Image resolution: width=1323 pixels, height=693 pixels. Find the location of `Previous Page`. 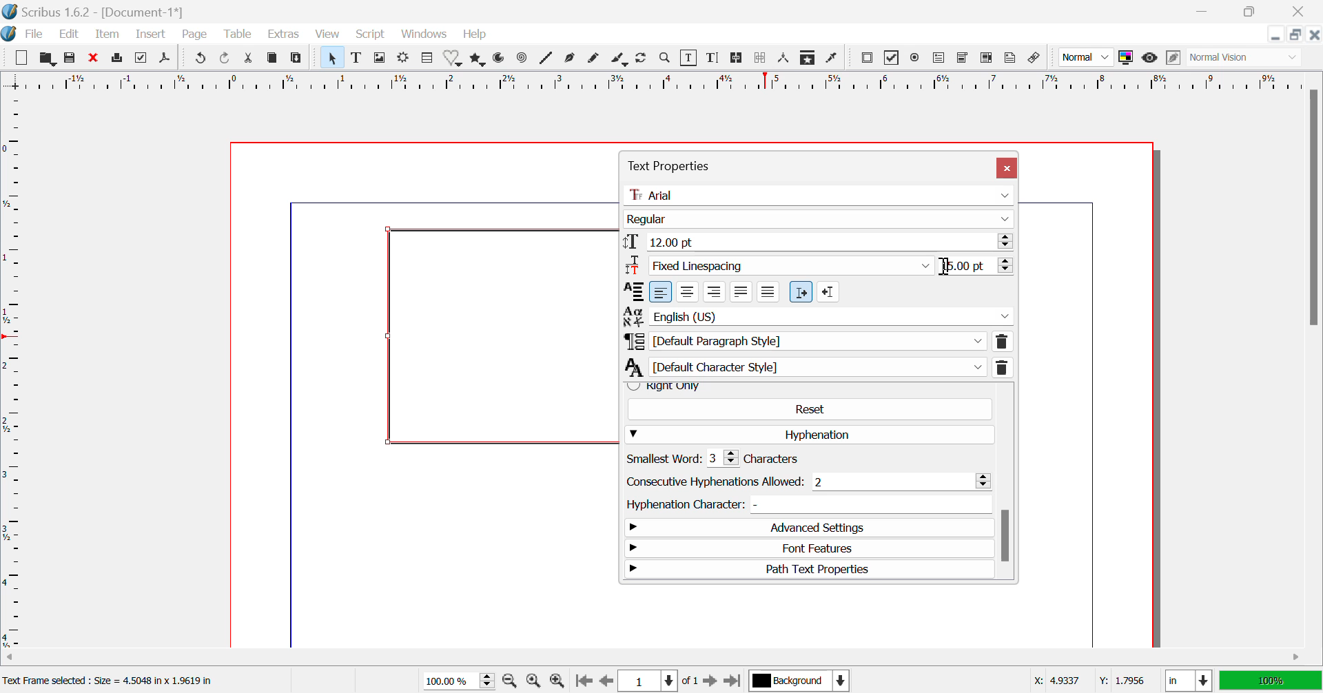

Previous Page is located at coordinates (605, 681).